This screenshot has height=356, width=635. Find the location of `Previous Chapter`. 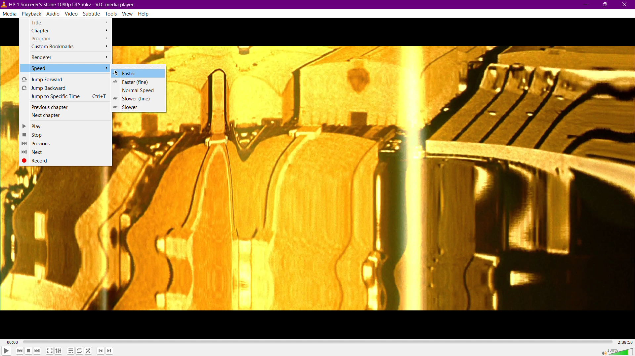

Previous Chapter is located at coordinates (66, 107).